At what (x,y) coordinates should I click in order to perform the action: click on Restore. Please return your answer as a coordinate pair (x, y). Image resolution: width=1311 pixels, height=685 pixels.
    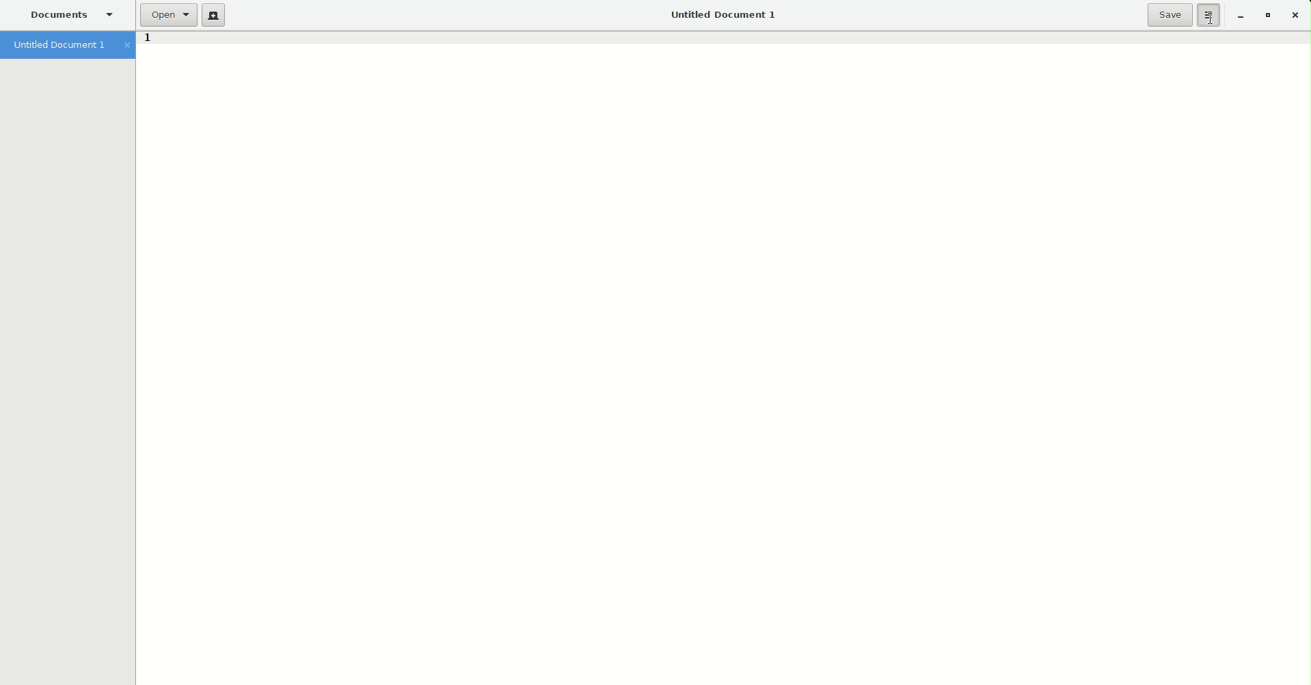
    Looking at the image, I should click on (1265, 16).